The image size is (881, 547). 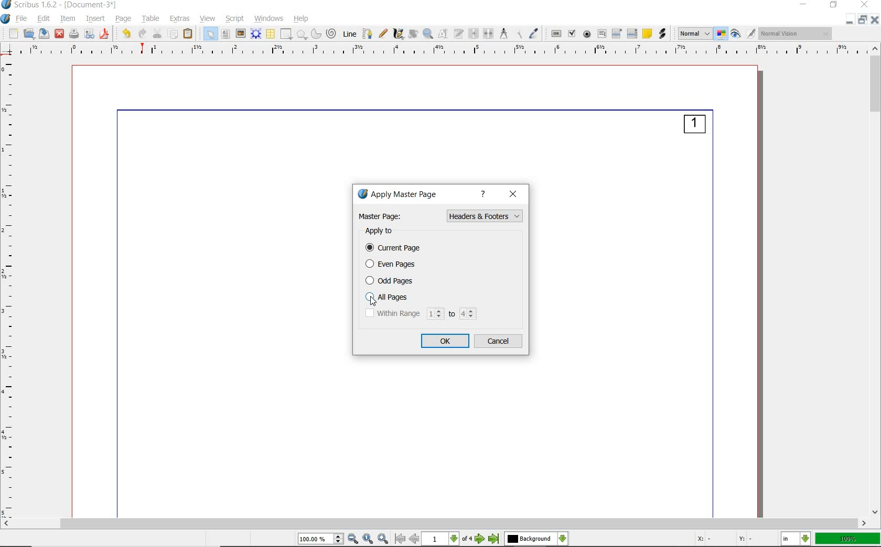 I want to click on new, so click(x=13, y=33).